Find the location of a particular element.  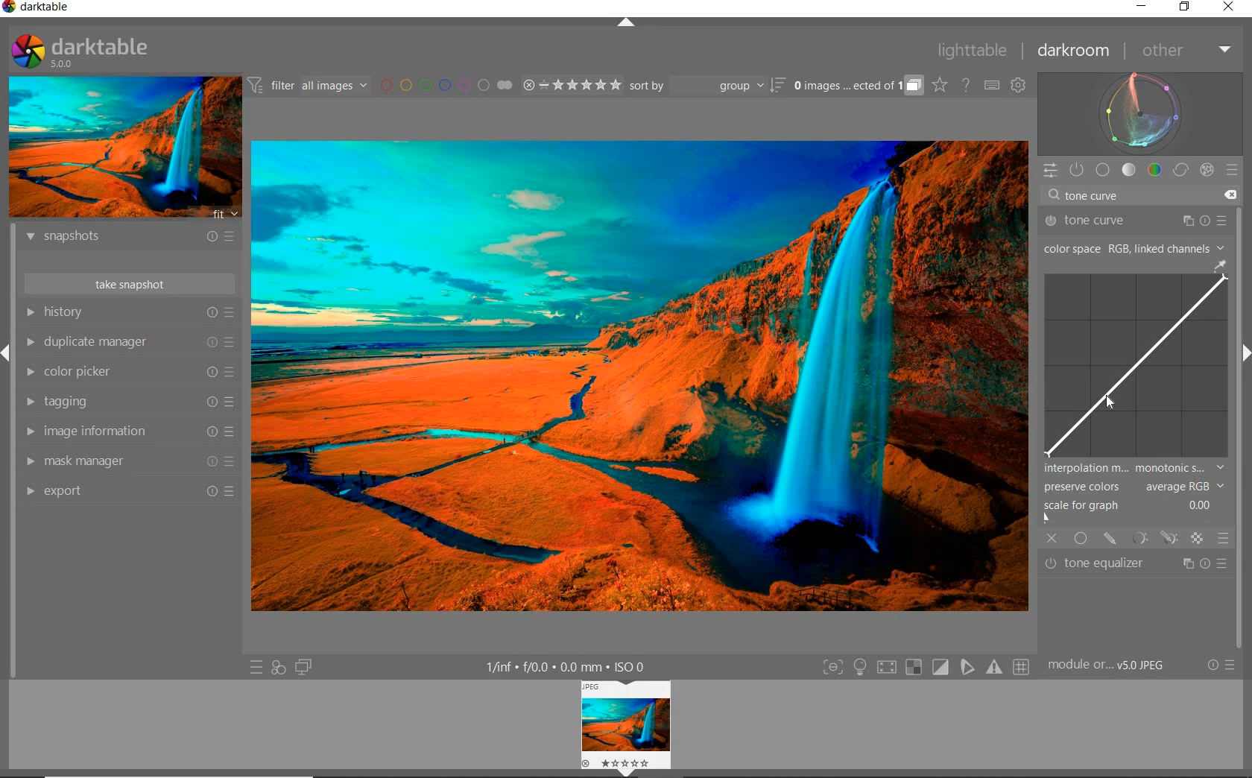

duplicate manager is located at coordinates (129, 341).